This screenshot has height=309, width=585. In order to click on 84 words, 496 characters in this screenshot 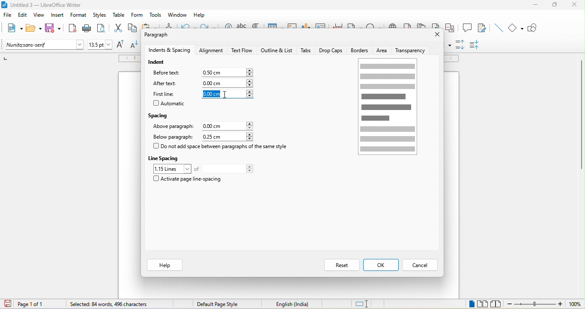, I will do `click(107, 305)`.